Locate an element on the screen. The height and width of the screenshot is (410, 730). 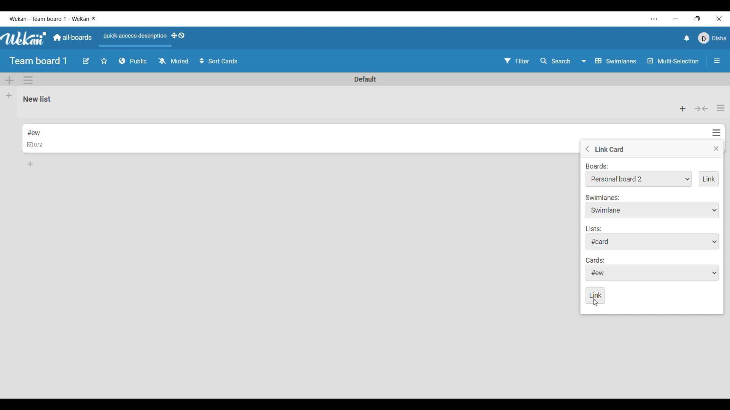
Card options is located at coordinates (652, 273).